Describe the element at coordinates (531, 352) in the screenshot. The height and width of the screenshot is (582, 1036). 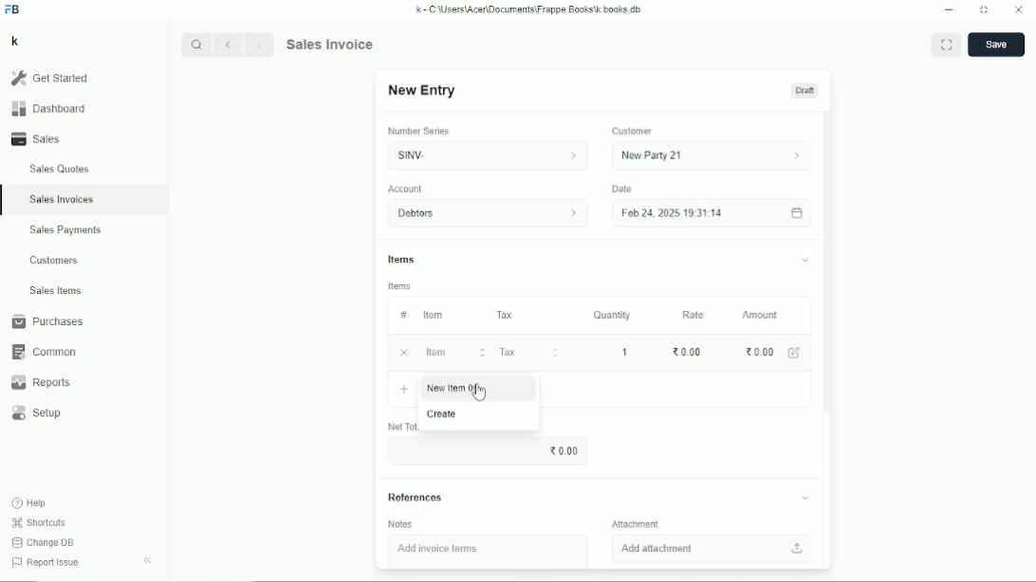
I see `Tax` at that location.